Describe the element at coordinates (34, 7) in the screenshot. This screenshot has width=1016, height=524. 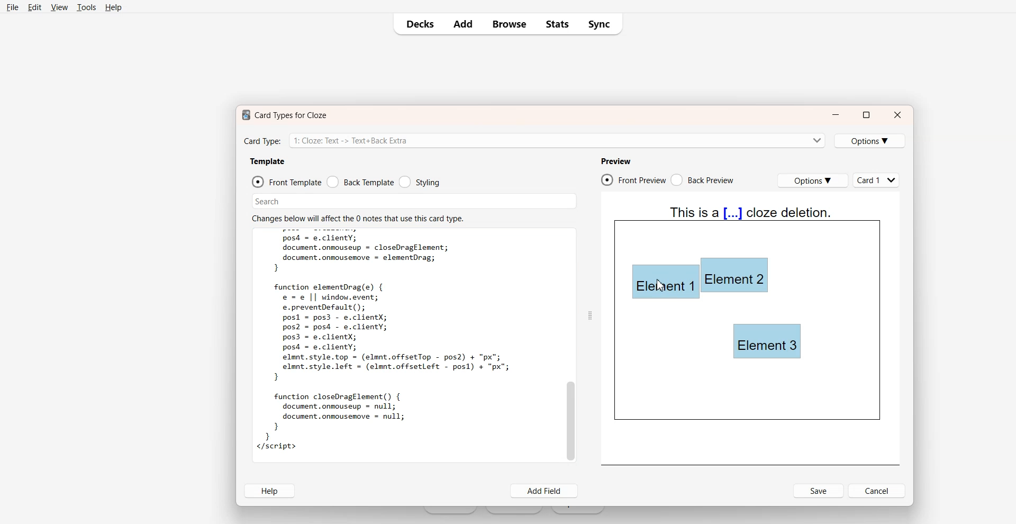
I see `Edit` at that location.